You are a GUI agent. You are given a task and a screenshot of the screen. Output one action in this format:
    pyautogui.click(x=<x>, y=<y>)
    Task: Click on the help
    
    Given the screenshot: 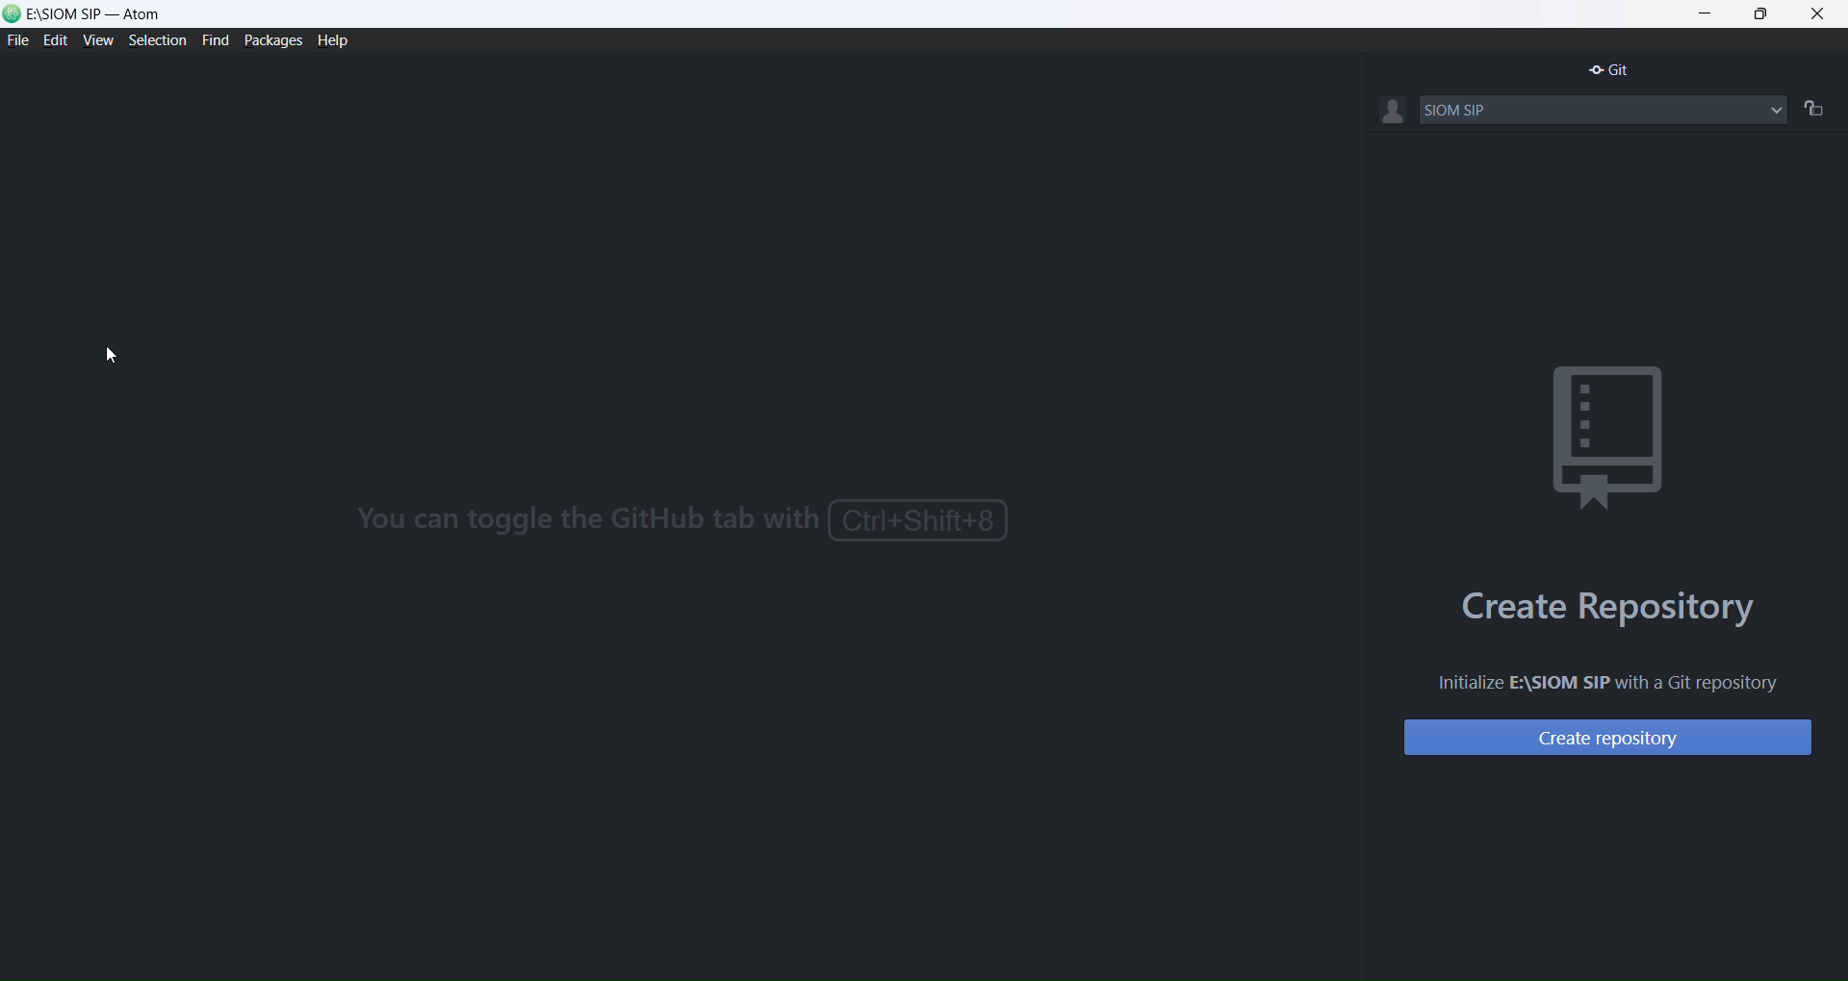 What is the action you would take?
    pyautogui.click(x=339, y=42)
    